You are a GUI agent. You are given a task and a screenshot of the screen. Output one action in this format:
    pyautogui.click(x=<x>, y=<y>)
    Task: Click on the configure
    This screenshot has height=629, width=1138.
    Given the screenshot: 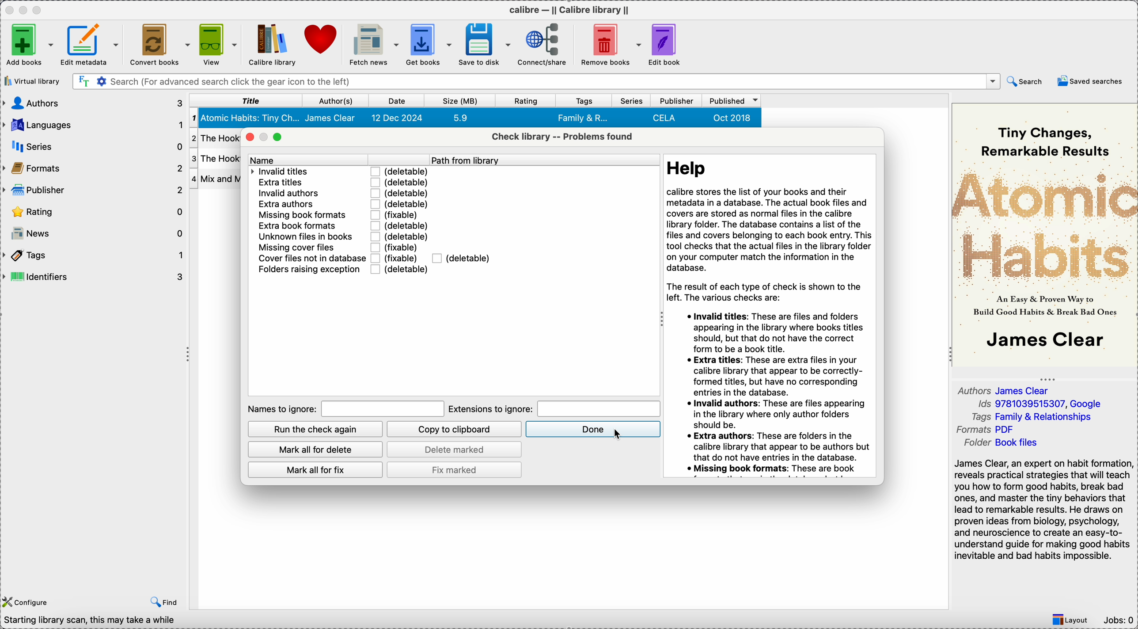 What is the action you would take?
    pyautogui.click(x=27, y=602)
    